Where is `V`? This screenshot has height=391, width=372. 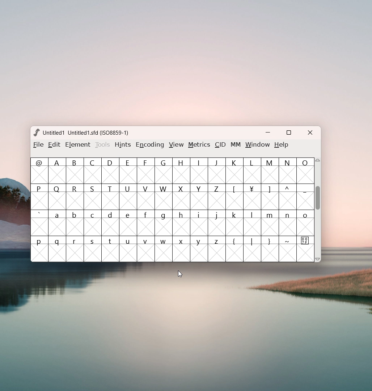 V is located at coordinates (146, 197).